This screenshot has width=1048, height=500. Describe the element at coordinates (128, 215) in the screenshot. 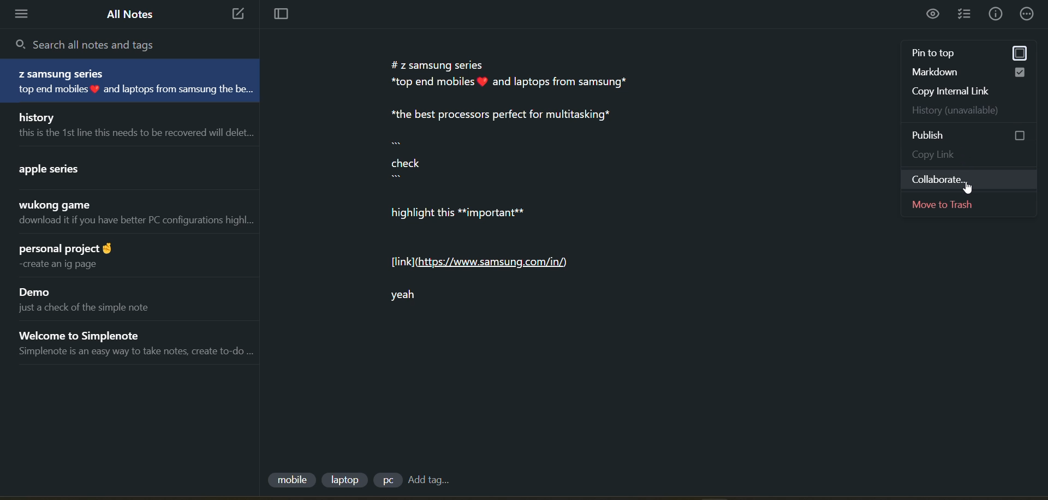

I see `note title and preview` at that location.